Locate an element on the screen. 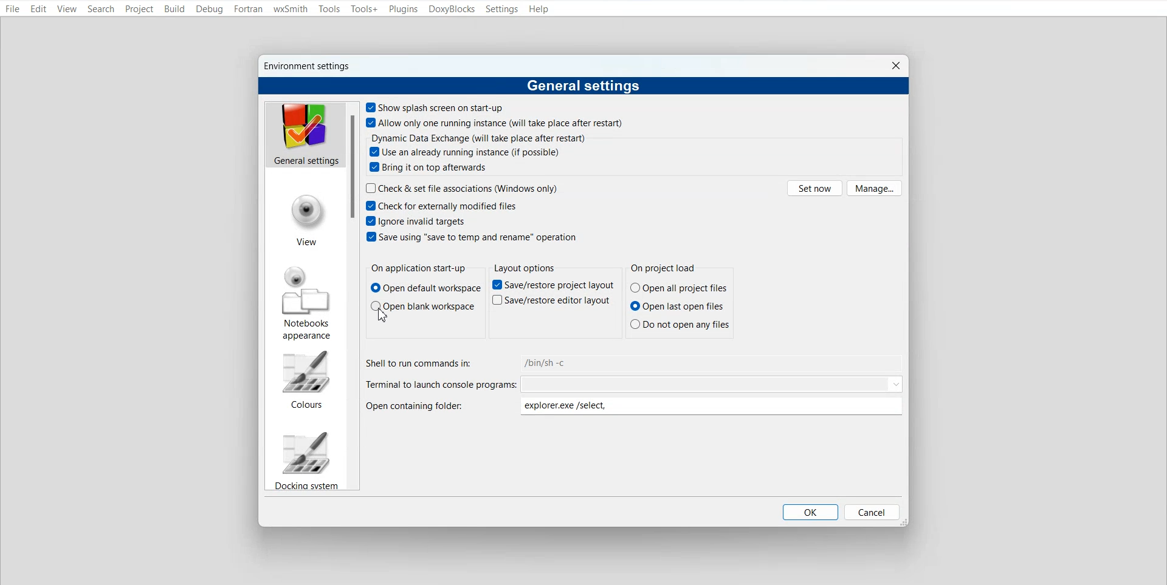 This screenshot has width=1167, height=585. General settings is located at coordinates (305, 134).